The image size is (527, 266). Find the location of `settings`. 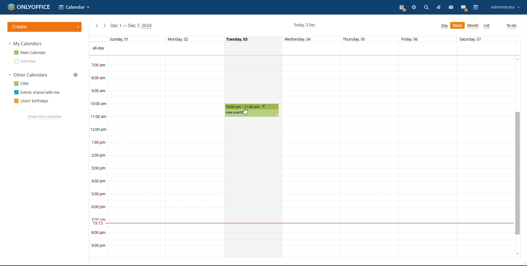

settings is located at coordinates (414, 7).